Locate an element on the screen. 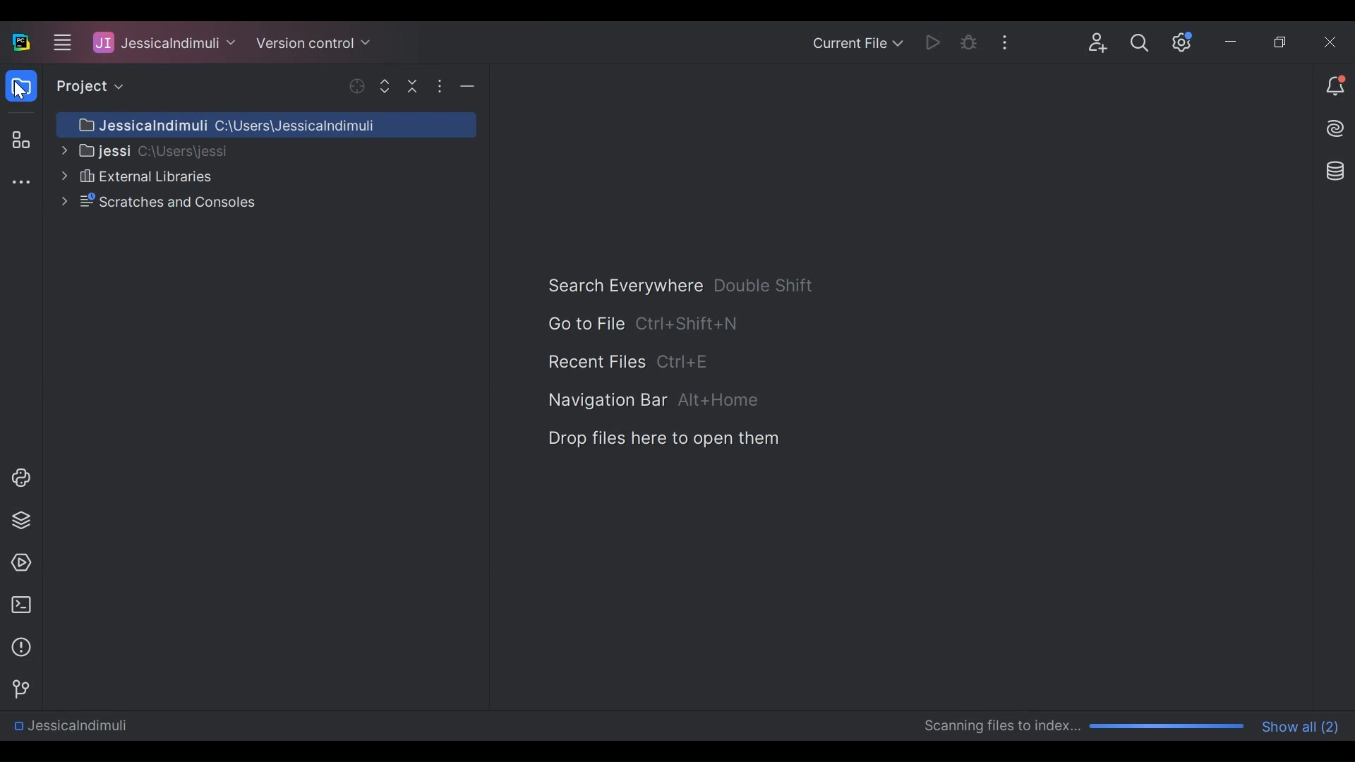  Directory is located at coordinates (71, 725).